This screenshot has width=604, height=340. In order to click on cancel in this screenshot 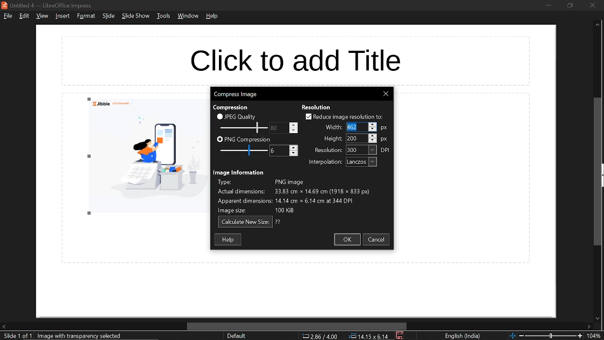, I will do `click(377, 239)`.